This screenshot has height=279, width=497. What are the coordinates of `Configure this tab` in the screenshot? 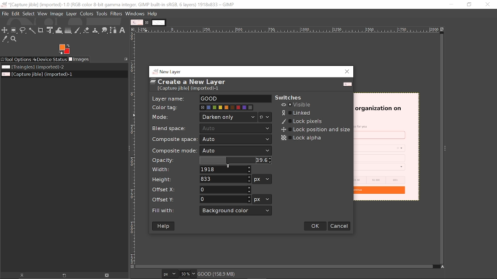 It's located at (125, 59).